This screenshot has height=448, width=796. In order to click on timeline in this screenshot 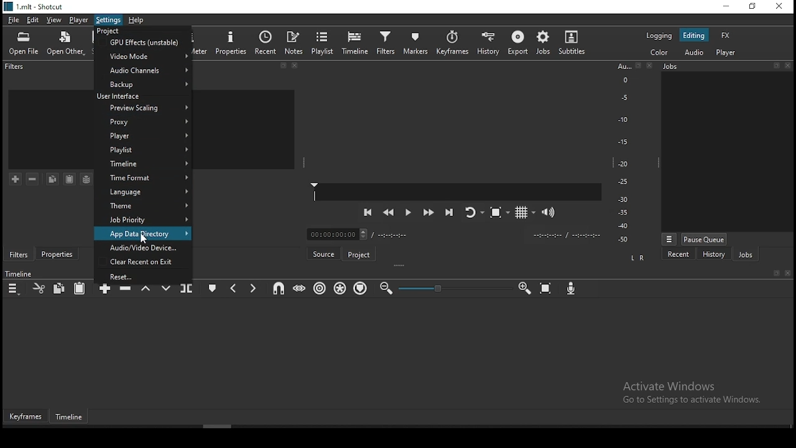, I will do `click(355, 42)`.